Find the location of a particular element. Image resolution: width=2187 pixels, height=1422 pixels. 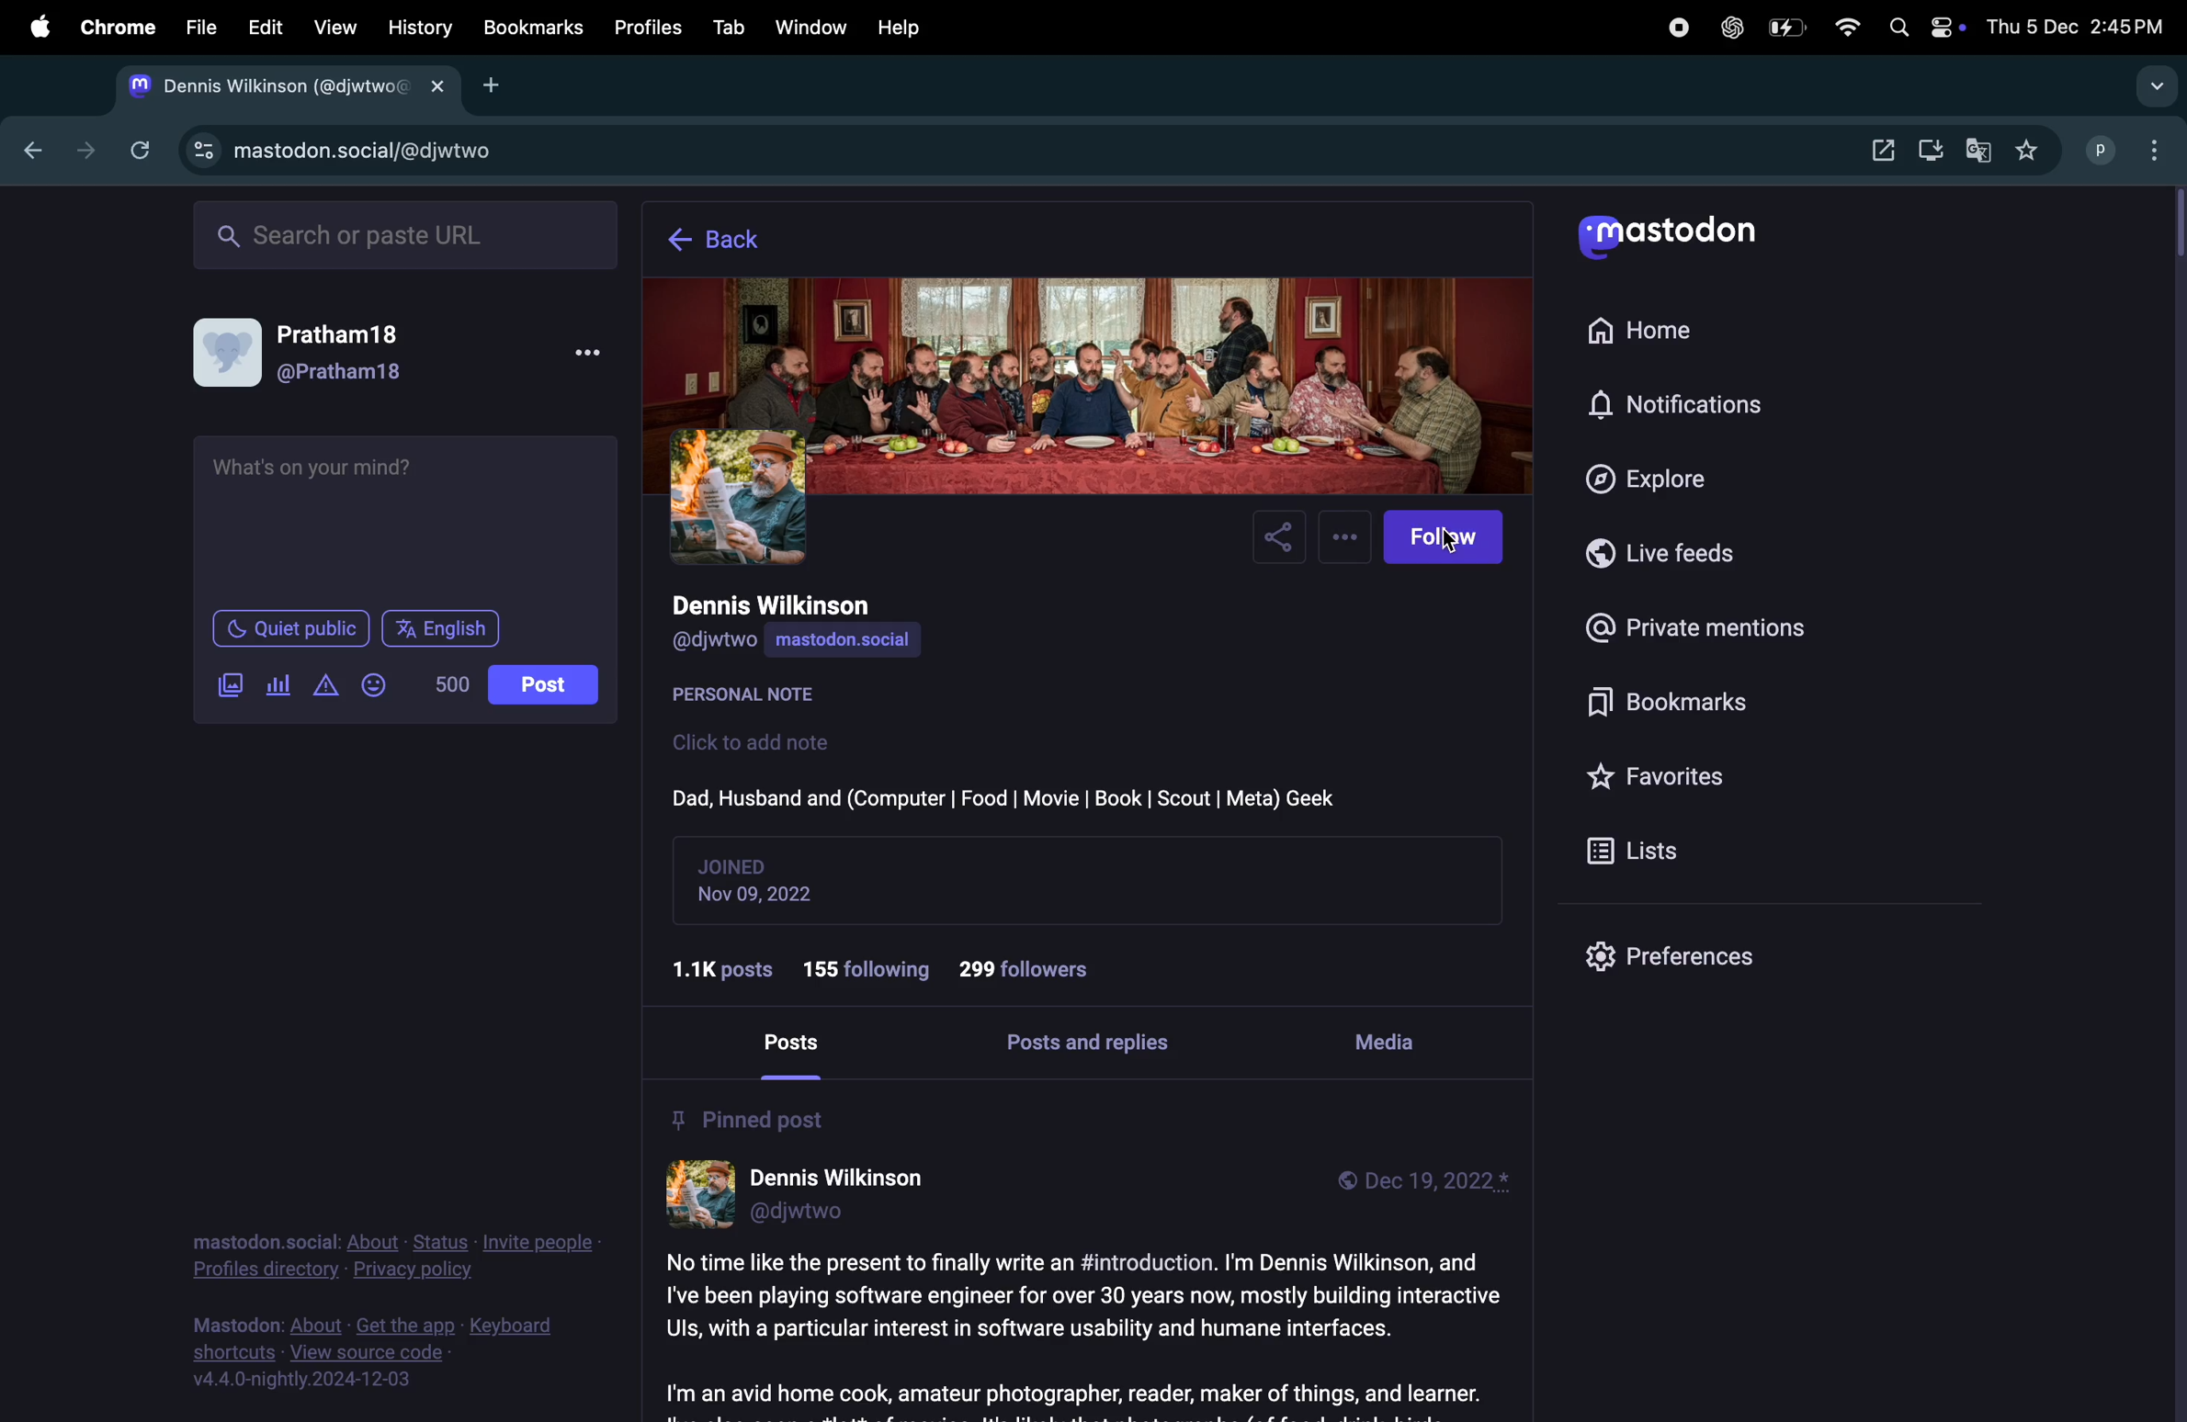

edit is located at coordinates (267, 29).